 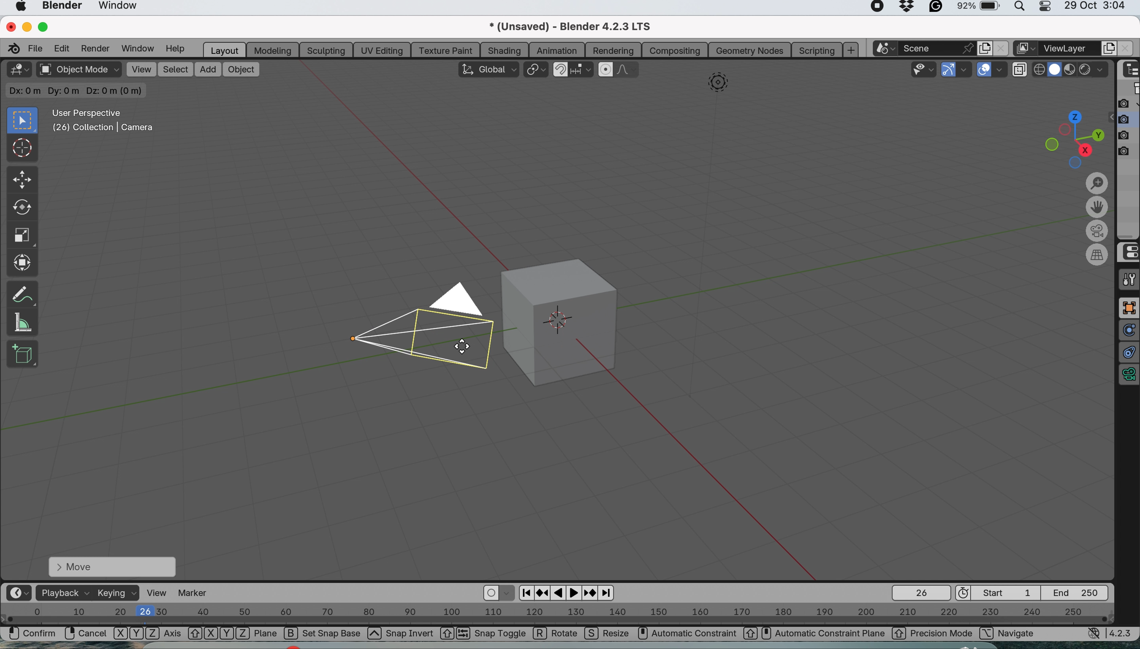 What do you see at coordinates (383, 49) in the screenshot?
I see `uv editing` at bounding box center [383, 49].